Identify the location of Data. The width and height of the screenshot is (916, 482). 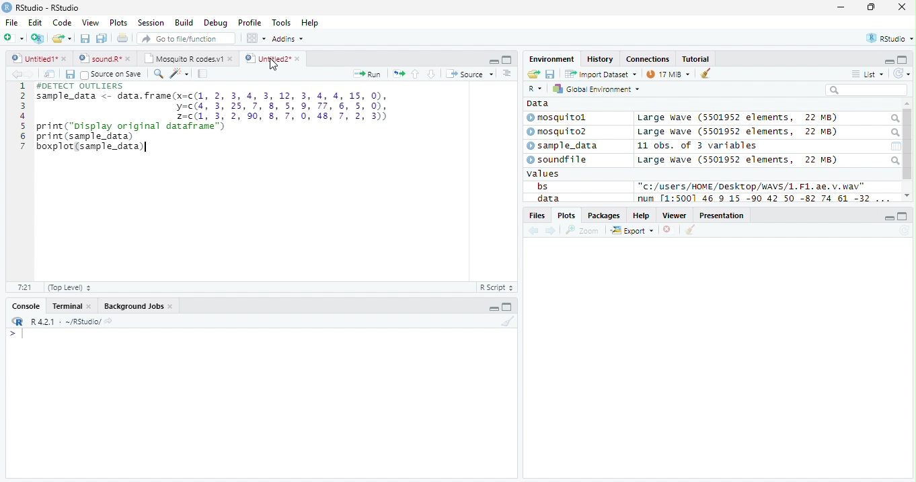
(538, 103).